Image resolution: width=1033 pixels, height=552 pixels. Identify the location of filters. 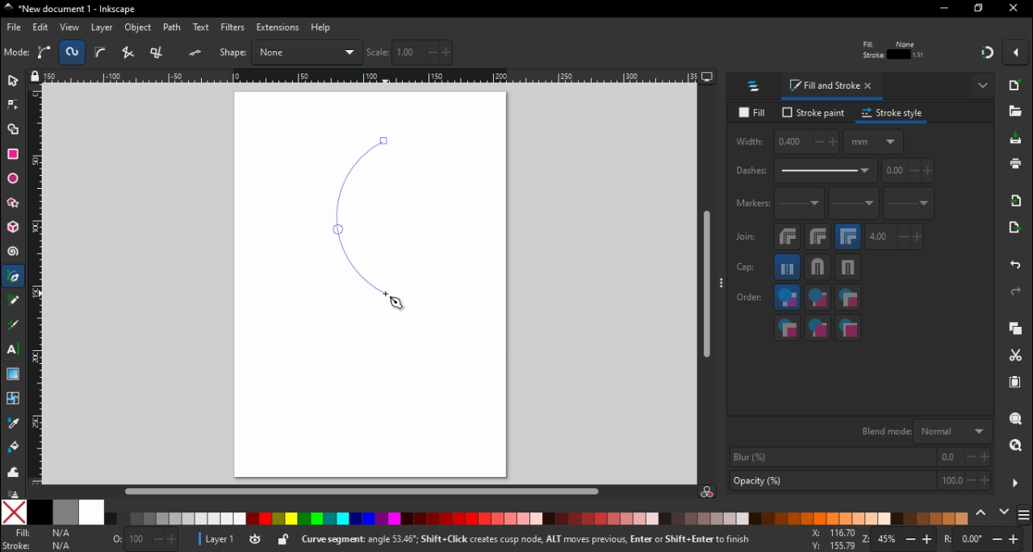
(233, 27).